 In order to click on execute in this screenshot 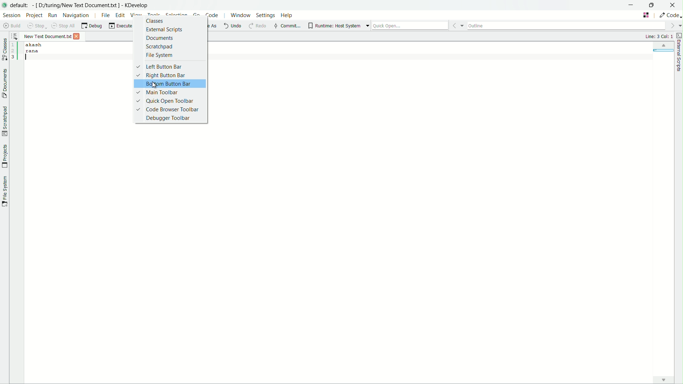, I will do `click(125, 26)`.